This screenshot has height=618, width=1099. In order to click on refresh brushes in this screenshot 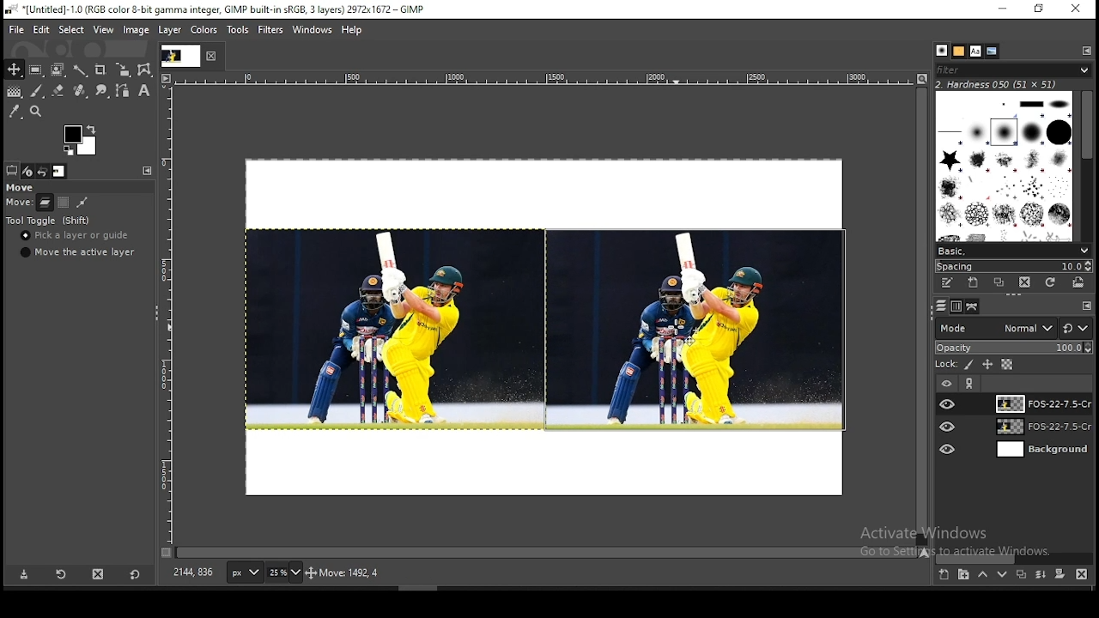, I will do `click(1052, 282)`.